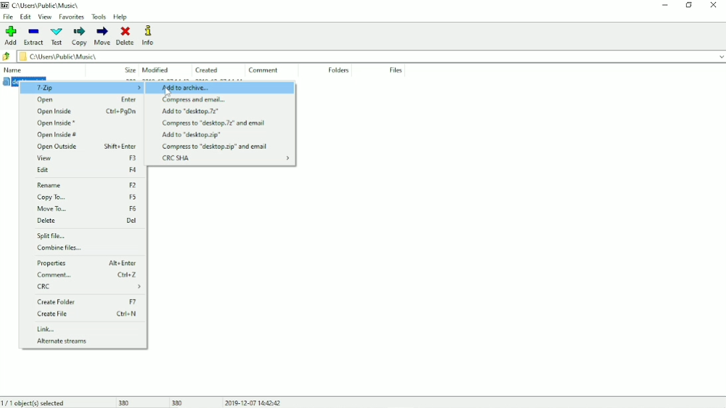  What do you see at coordinates (35, 402) in the screenshot?
I see `1/1 object(s) selected` at bounding box center [35, 402].